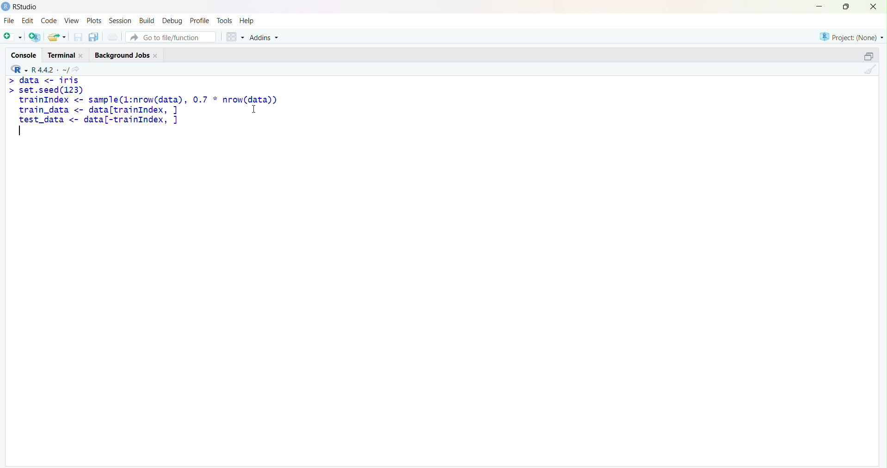  I want to click on Print the current file, so click(113, 37).